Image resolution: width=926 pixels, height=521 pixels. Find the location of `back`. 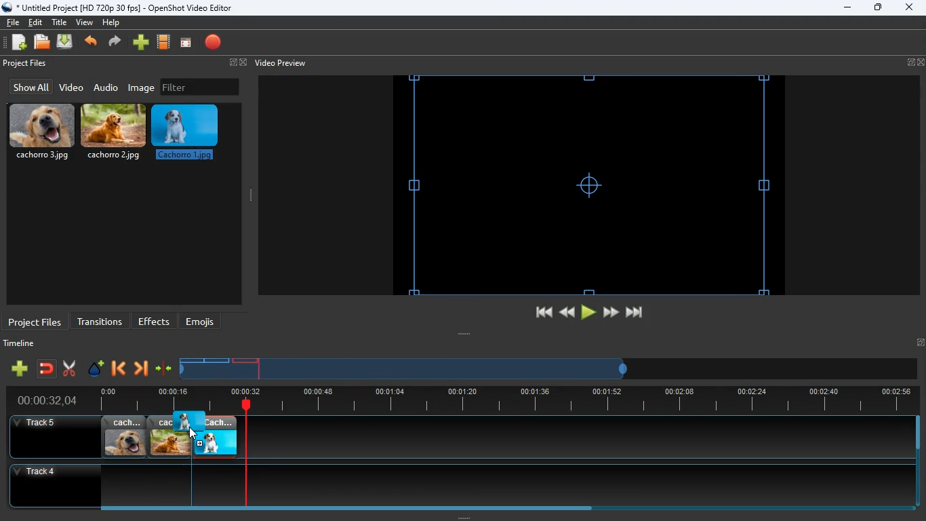

back is located at coordinates (92, 43).